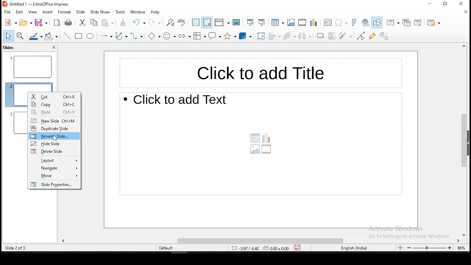 The image size is (471, 265). I want to click on icon and file name, so click(36, 4).